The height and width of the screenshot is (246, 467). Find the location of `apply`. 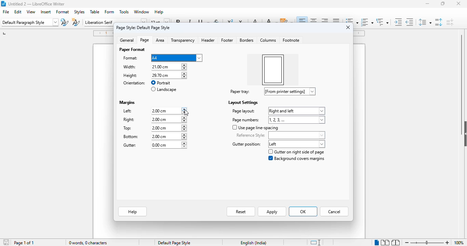

apply is located at coordinates (271, 211).